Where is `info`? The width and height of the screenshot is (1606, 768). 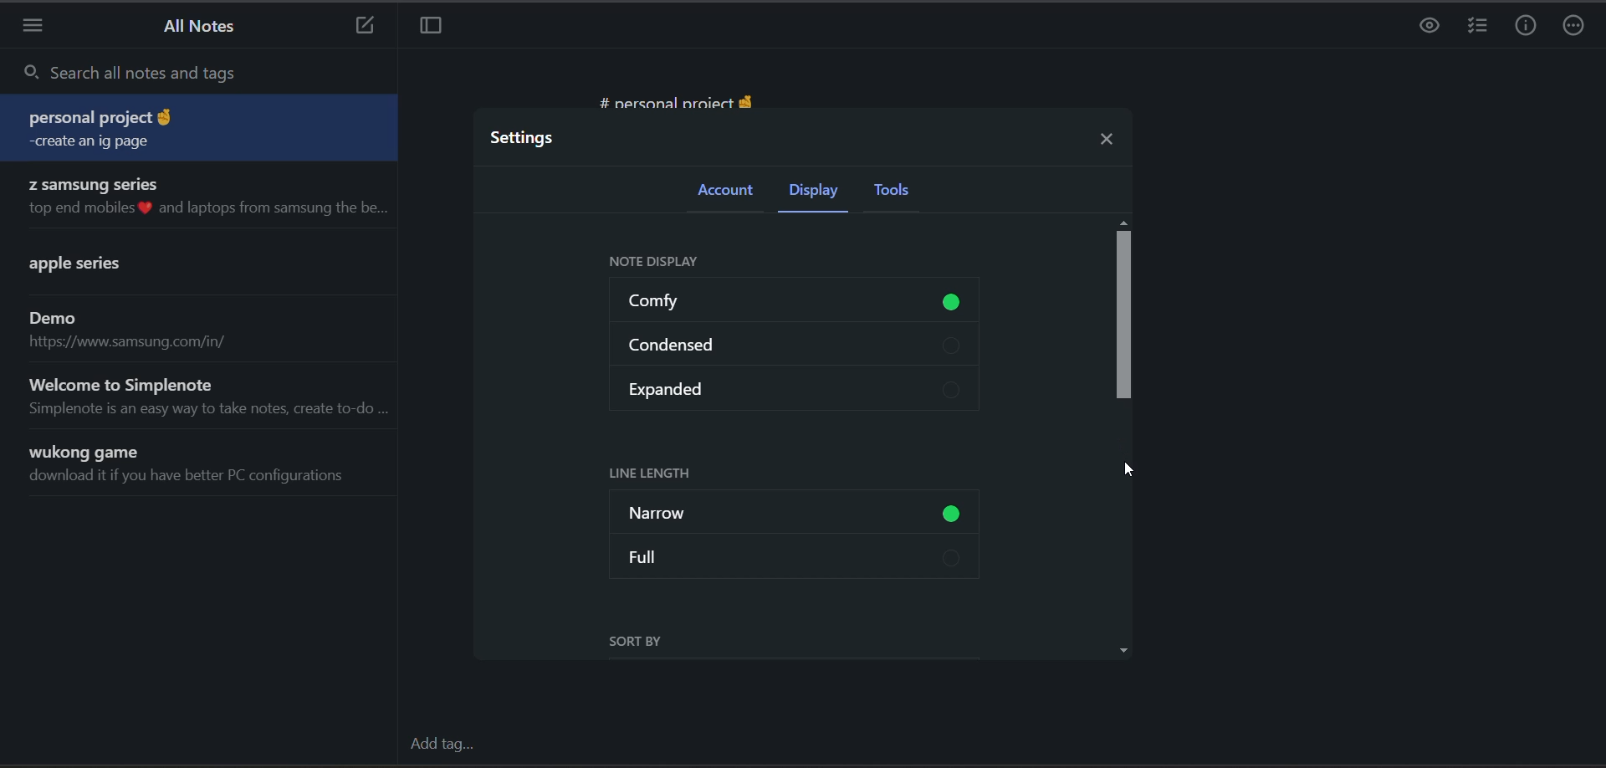
info is located at coordinates (1528, 28).